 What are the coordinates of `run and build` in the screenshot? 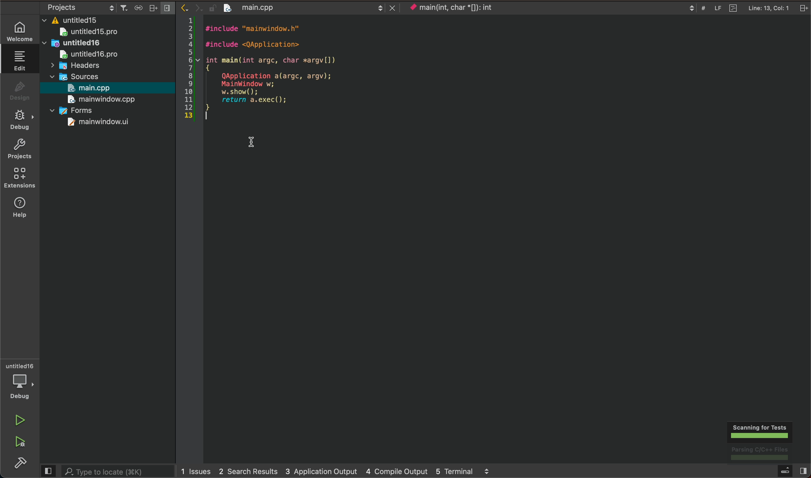 It's located at (20, 442).